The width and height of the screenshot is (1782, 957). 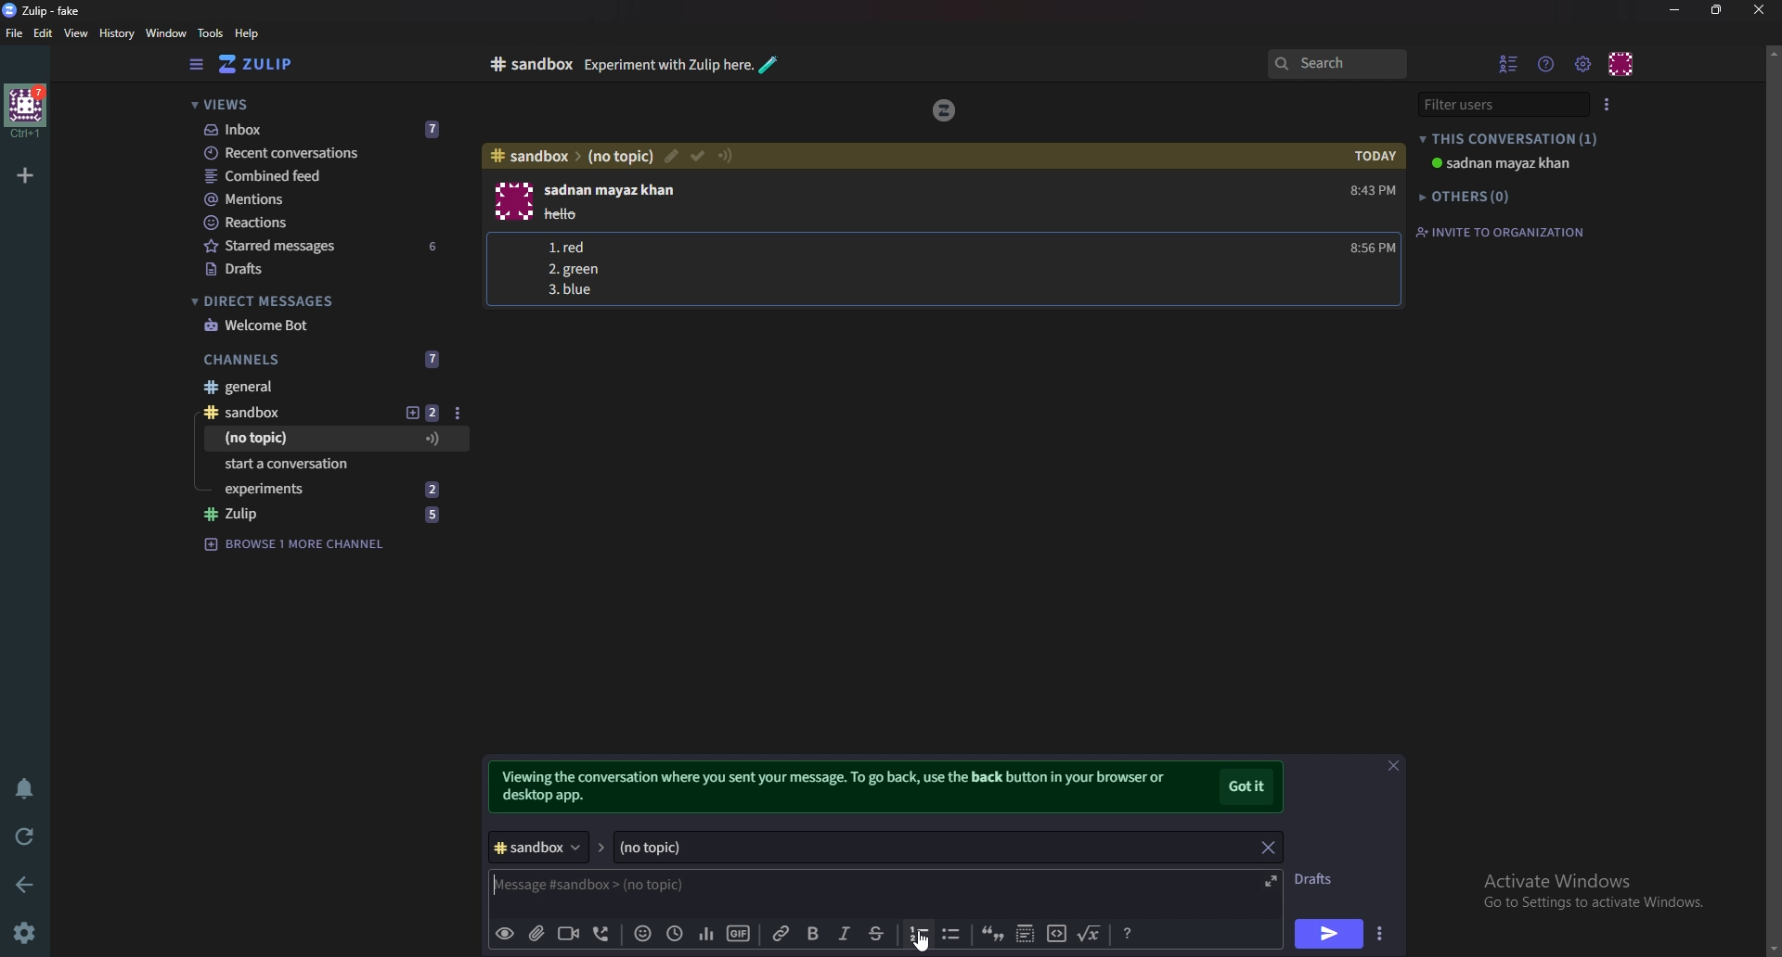 I want to click on Views, so click(x=317, y=107).